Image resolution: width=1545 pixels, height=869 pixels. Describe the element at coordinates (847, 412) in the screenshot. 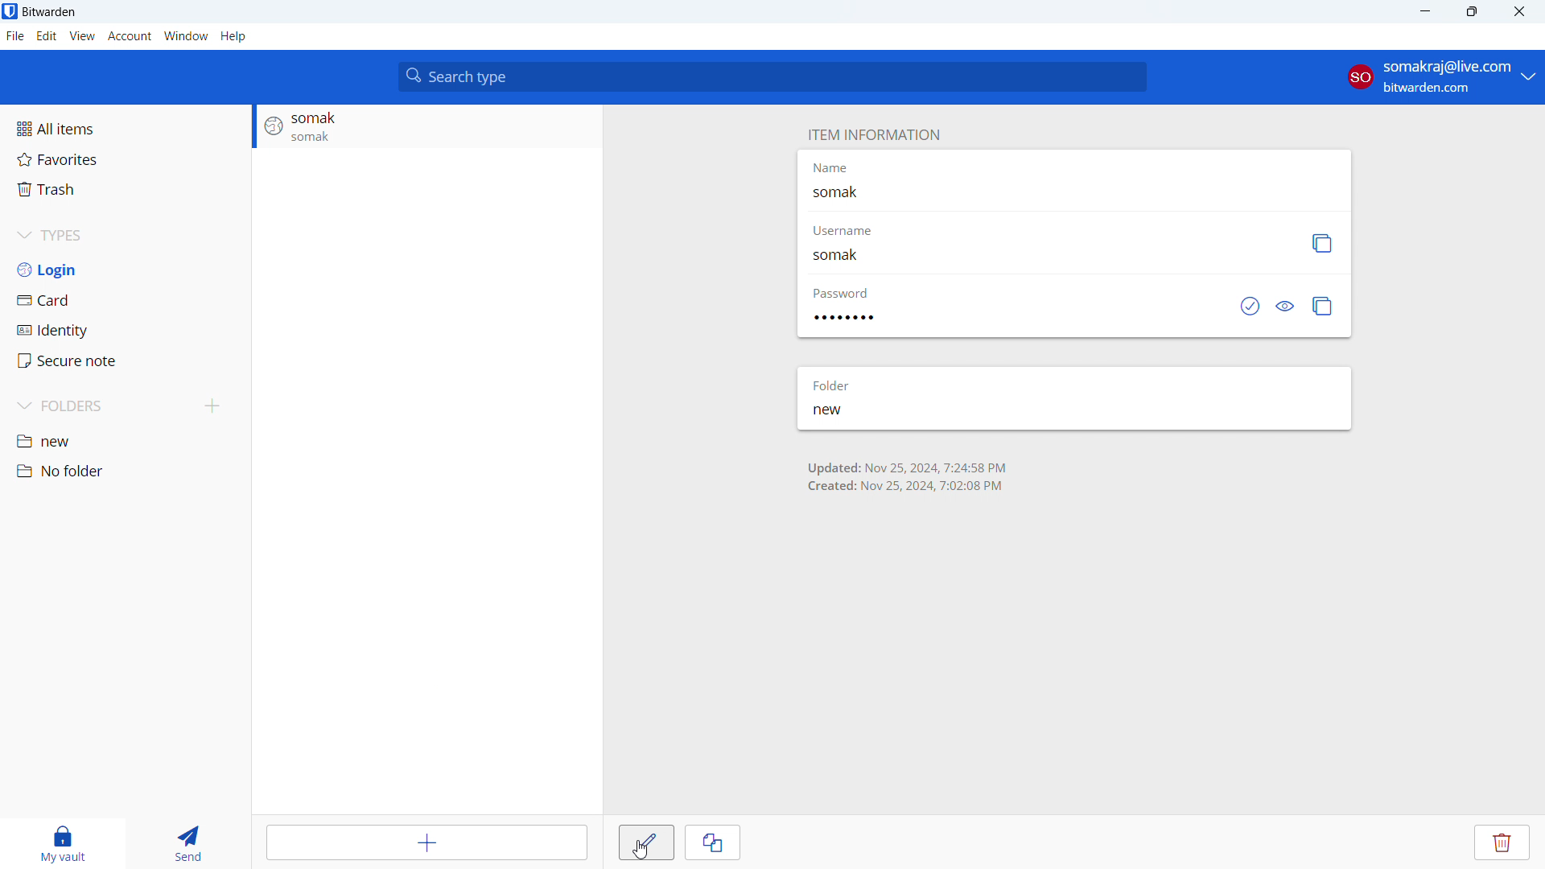

I see `new` at that location.